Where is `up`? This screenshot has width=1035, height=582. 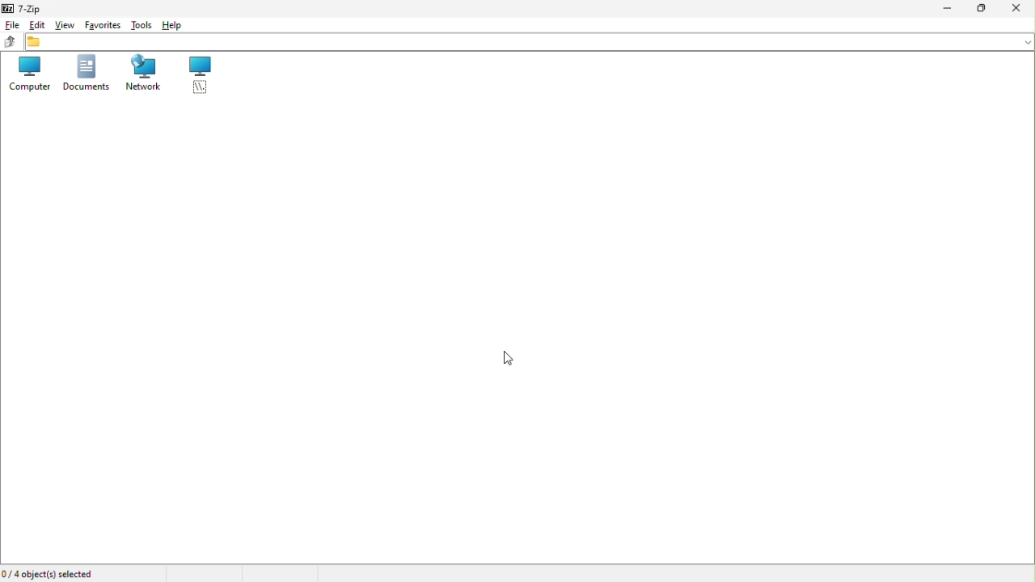 up is located at coordinates (9, 41).